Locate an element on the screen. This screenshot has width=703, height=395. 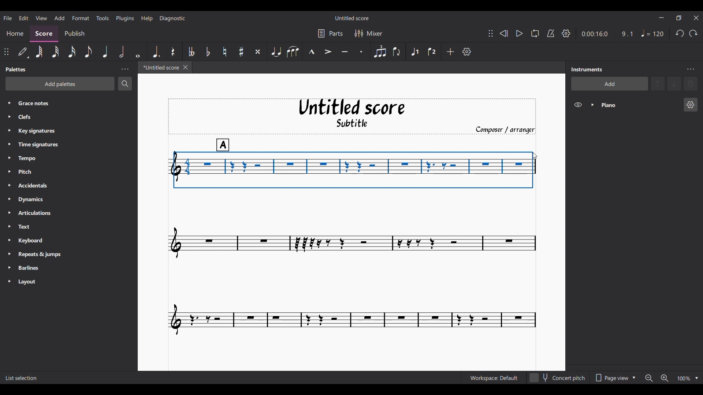
Minimize is located at coordinates (661, 18).